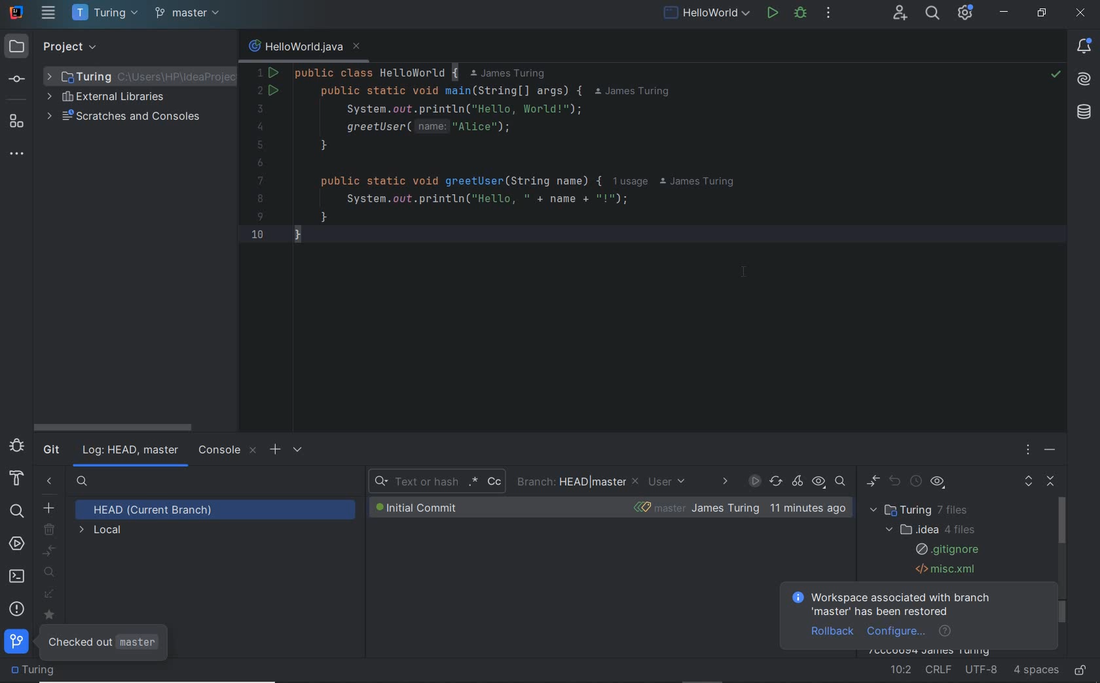  I want to click on expand all, so click(1028, 483).